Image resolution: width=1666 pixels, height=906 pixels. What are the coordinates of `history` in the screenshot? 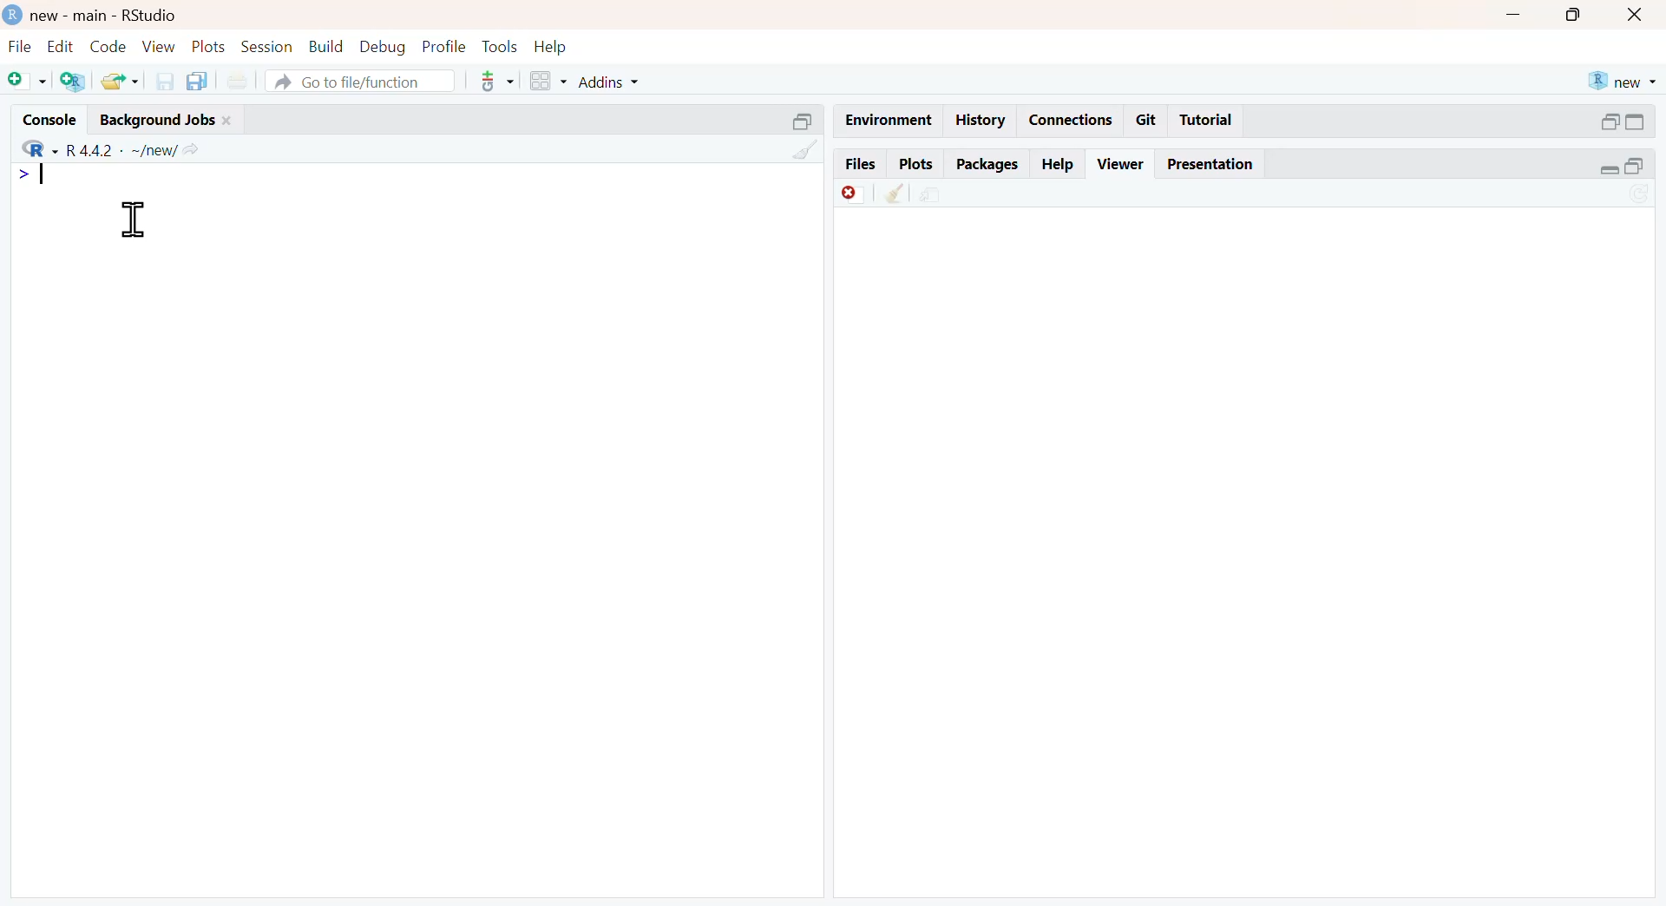 It's located at (982, 120).